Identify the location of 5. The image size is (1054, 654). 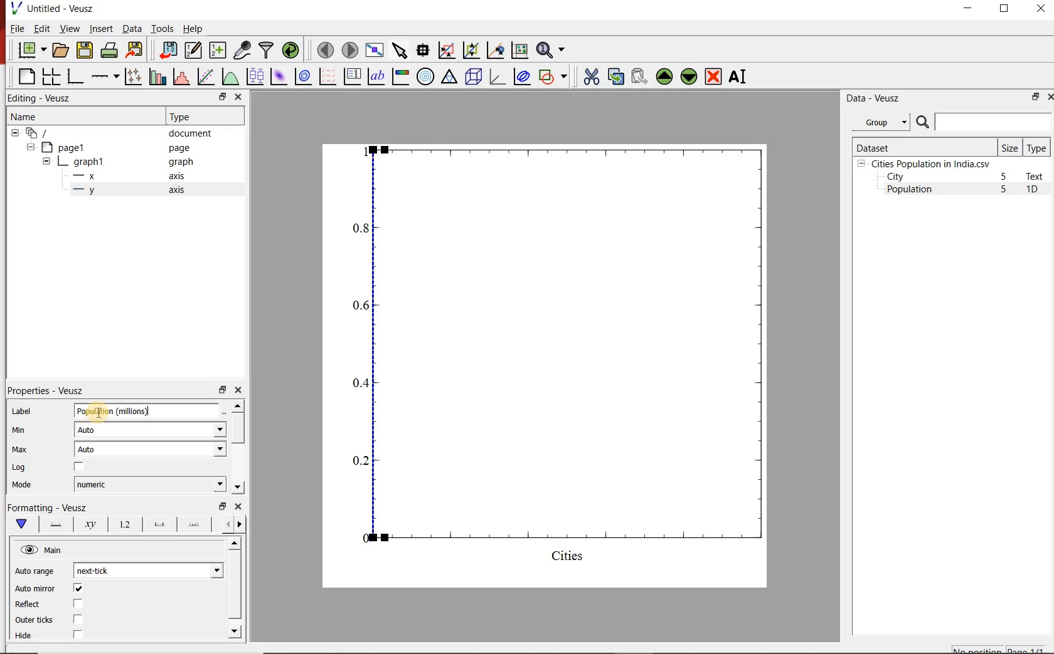
(1004, 177).